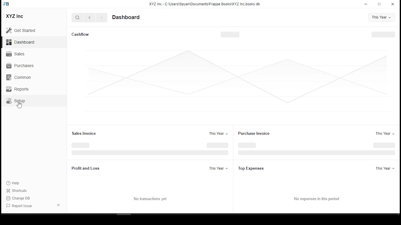 The height and width of the screenshot is (225, 401). What do you see at coordinates (19, 77) in the screenshot?
I see `Common` at bounding box center [19, 77].